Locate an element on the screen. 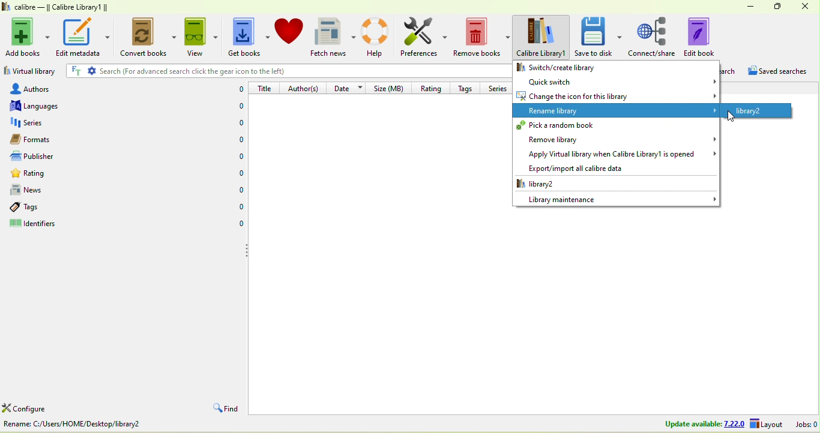 The width and height of the screenshot is (820, 433). 0 is located at coordinates (239, 141).